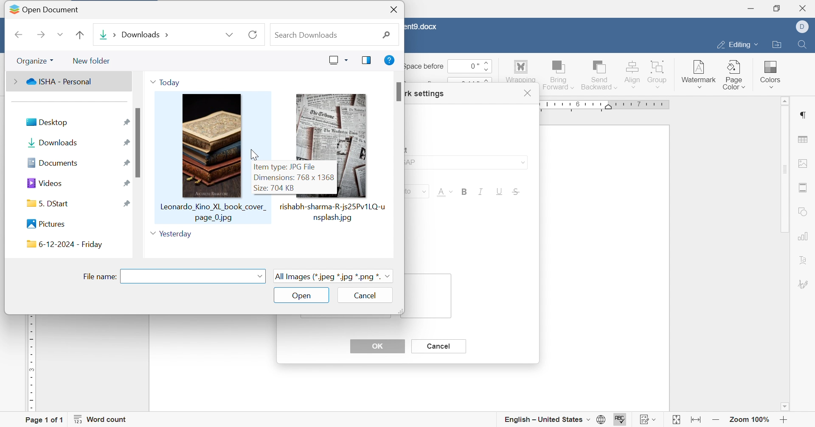 The width and height of the screenshot is (815, 427). I want to click on OK, so click(377, 346).